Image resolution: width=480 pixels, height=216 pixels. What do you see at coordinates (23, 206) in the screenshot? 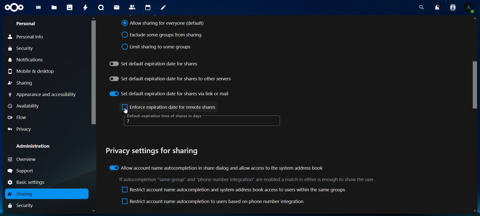
I see `security` at bounding box center [23, 206].